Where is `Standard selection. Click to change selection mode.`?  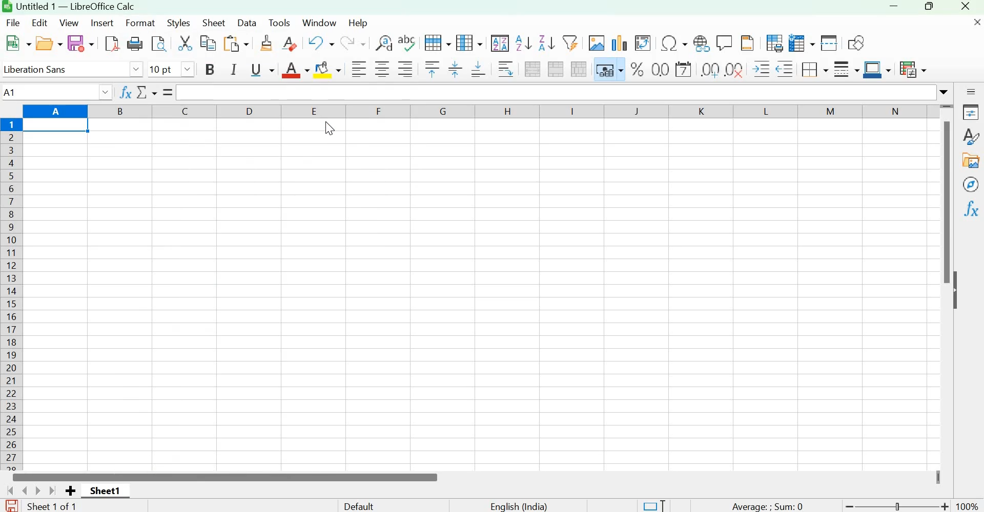
Standard selection. Click to change selection mode. is located at coordinates (653, 505).